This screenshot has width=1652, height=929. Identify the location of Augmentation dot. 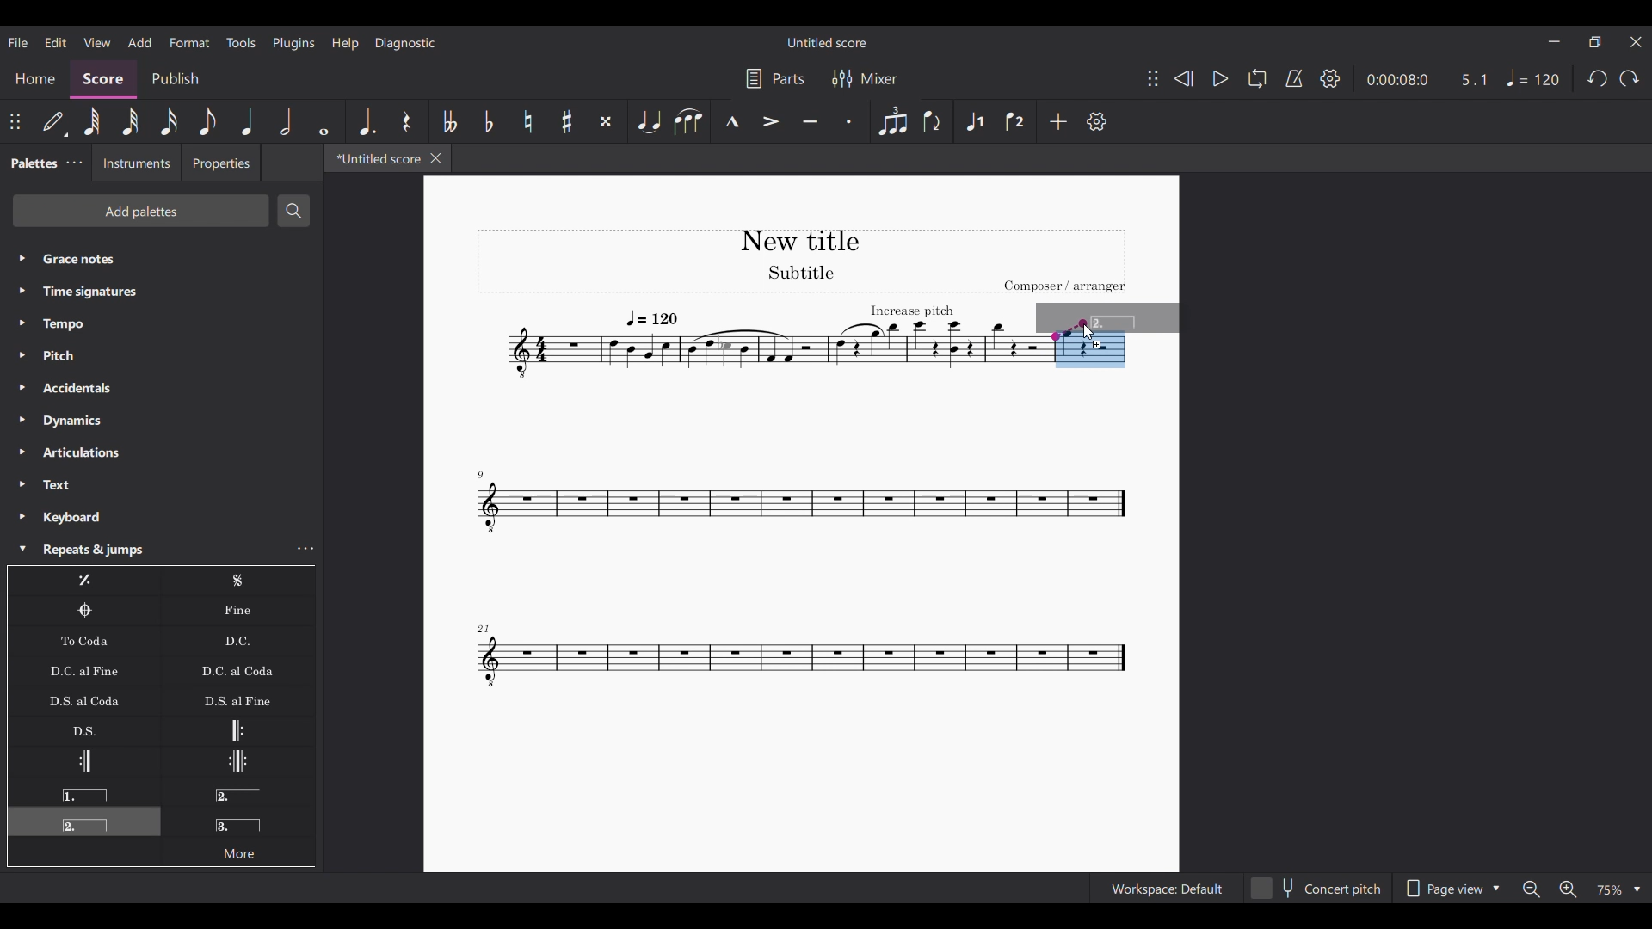
(367, 121).